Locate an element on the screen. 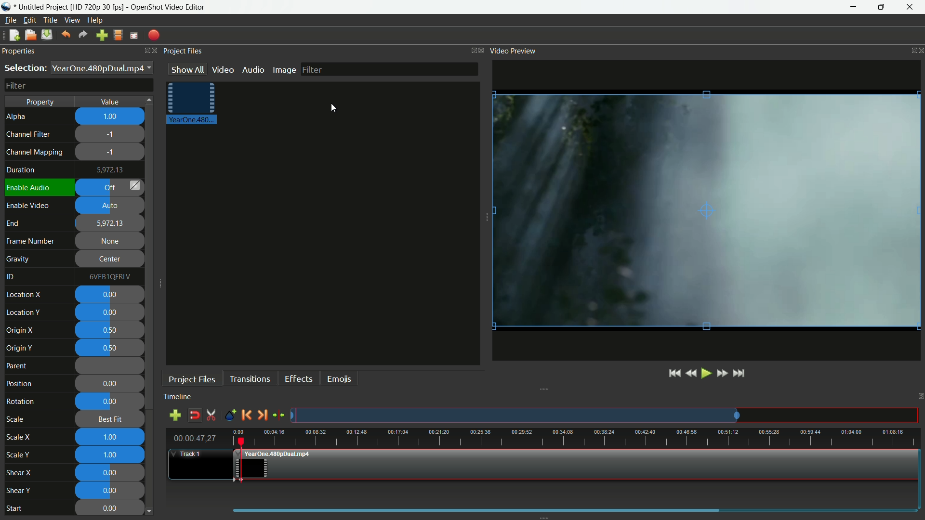  next marker is located at coordinates (264, 414).